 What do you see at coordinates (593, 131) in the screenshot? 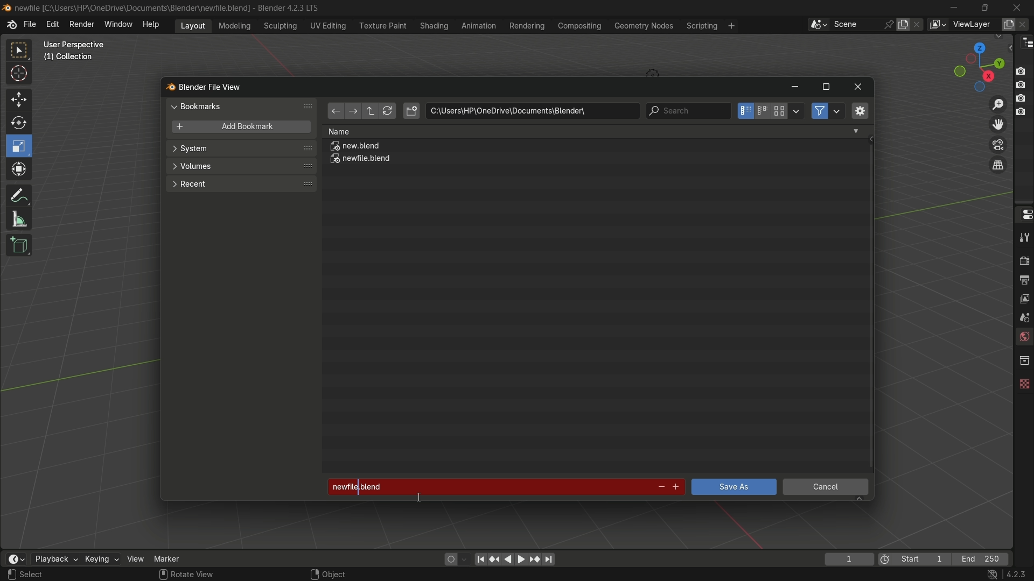
I see `Name` at bounding box center [593, 131].